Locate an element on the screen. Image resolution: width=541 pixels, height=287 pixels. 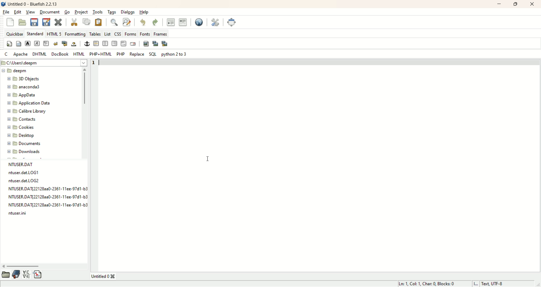
paragraph is located at coordinates (47, 44).